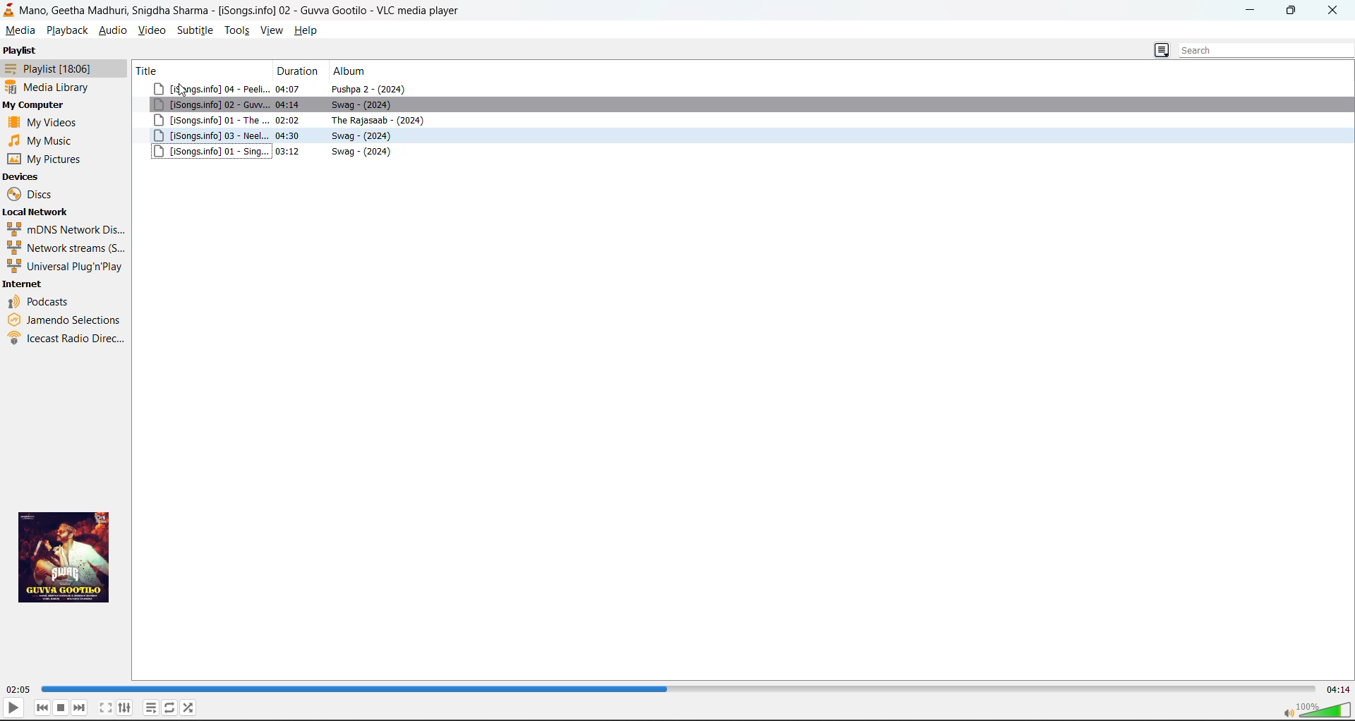 The width and height of the screenshot is (1355, 721). Describe the element at coordinates (1253, 11) in the screenshot. I see `minimize` at that location.